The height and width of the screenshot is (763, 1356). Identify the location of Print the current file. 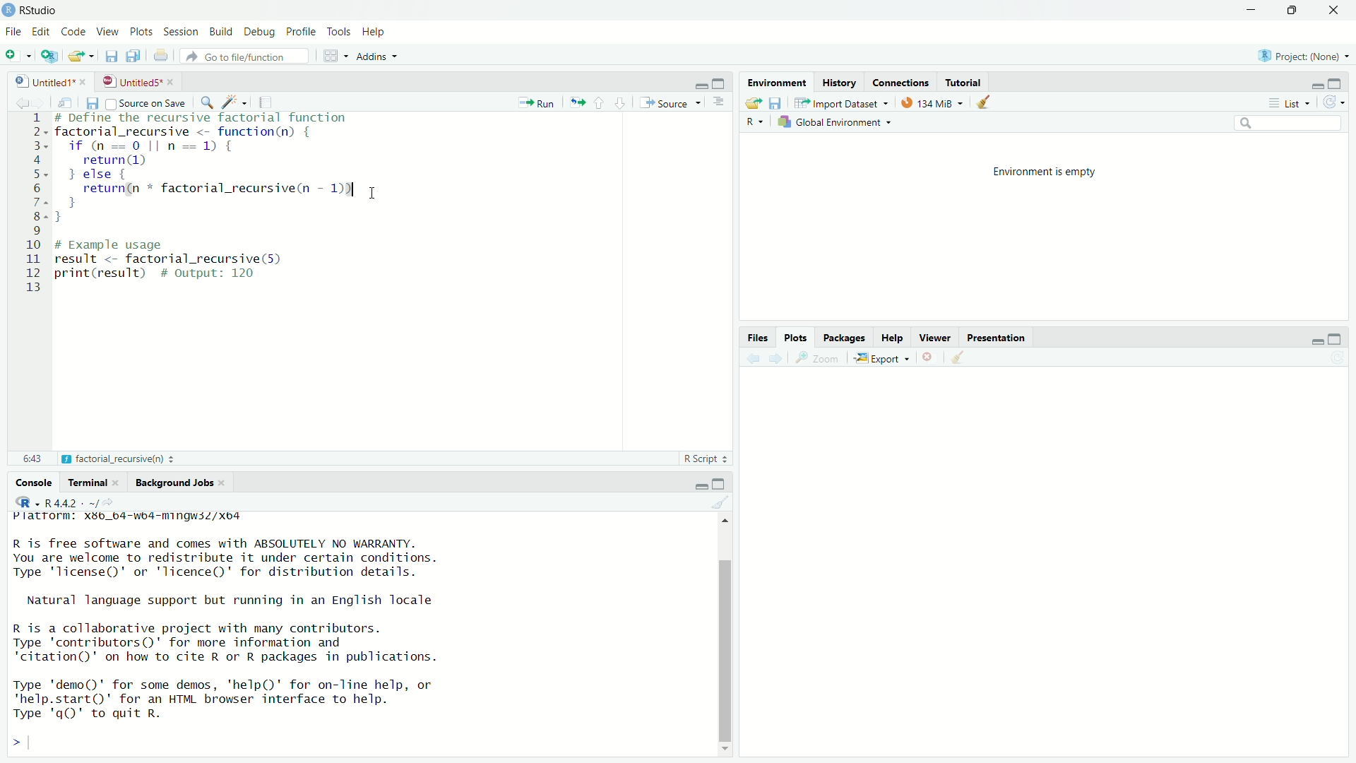
(166, 59).